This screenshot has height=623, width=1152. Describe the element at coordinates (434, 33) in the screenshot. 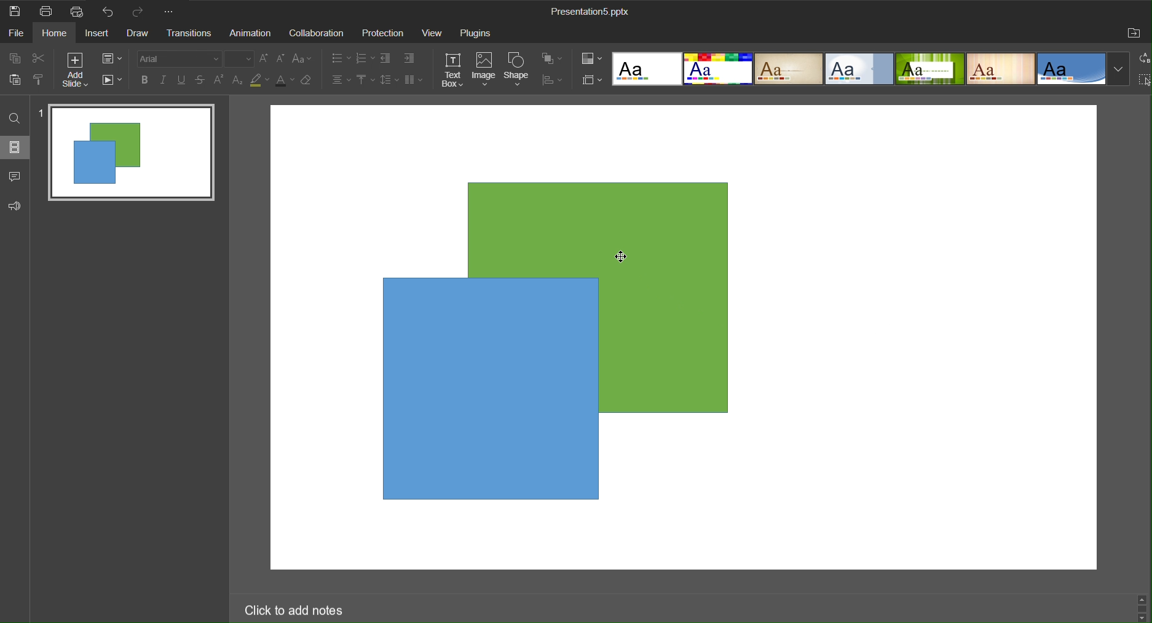

I see `View` at that location.